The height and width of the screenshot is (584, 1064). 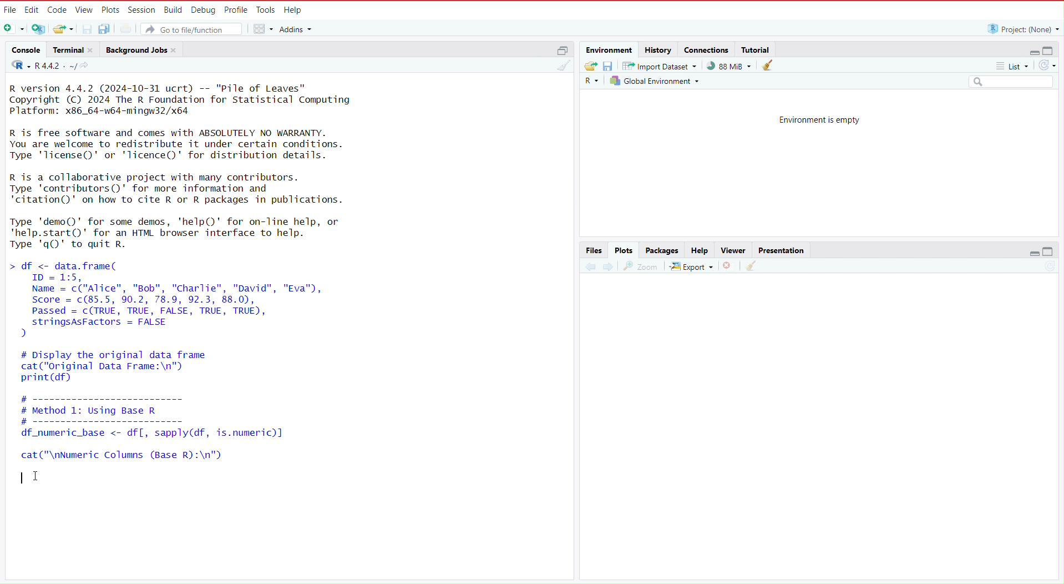 I want to click on df <- data.frame(
ID = 1:5,
Name = c("Alice", "Bob", "Charlie", "David", "Eva"),
Score = c(85.5, 90.2, 78.9, 92.3, 88.0),
Passed = c(TRUE, TRUE, FALSE, TRUE, TRUE),
stringsAsFactors = FALSE

), so click(x=181, y=299).